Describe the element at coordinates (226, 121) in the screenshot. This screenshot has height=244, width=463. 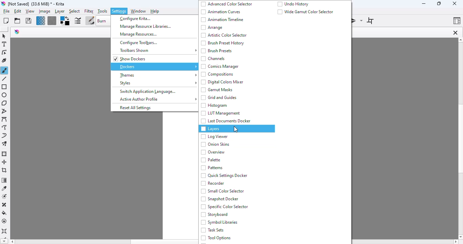
I see `last documents docker` at that location.